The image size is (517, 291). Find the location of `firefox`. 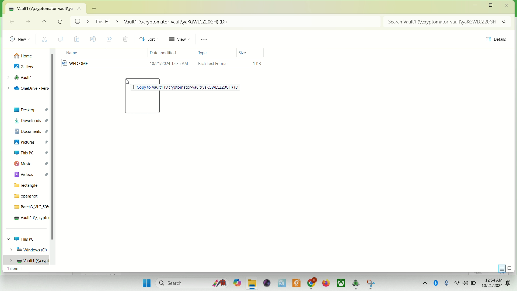

firefox is located at coordinates (326, 283).